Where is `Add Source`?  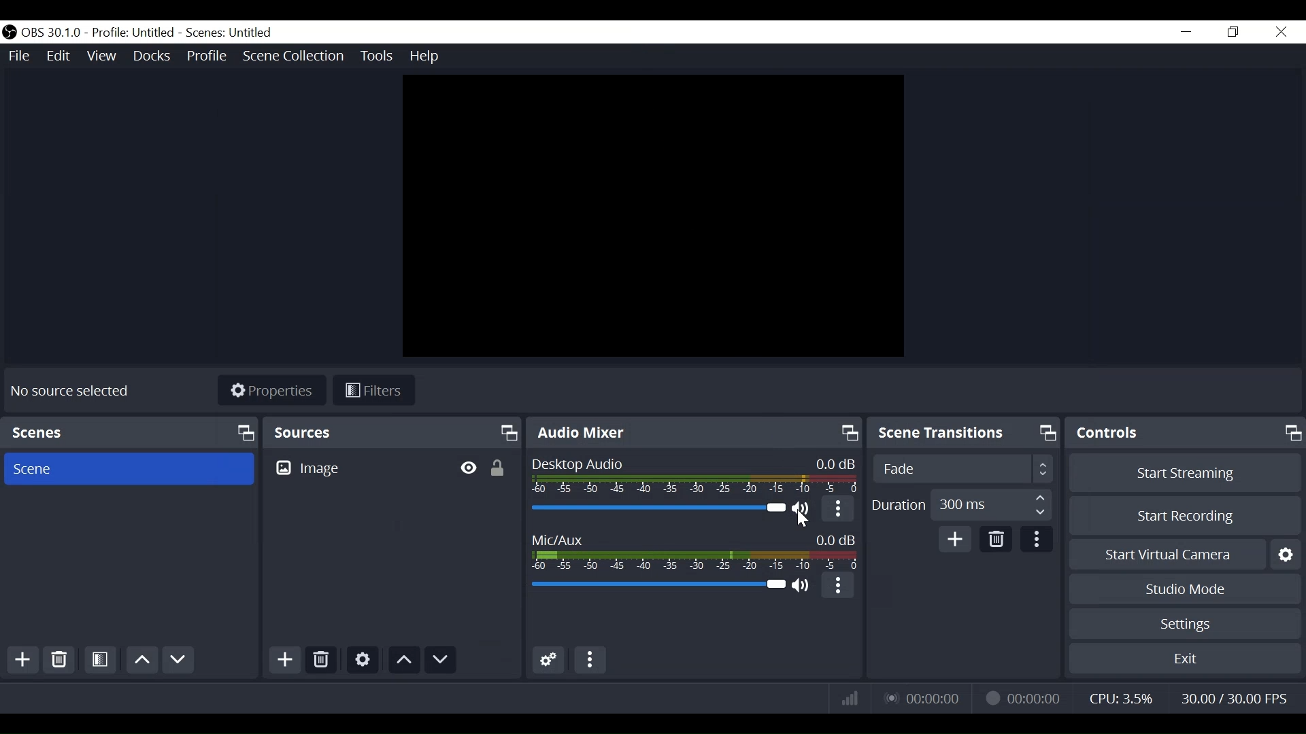 Add Source is located at coordinates (284, 659).